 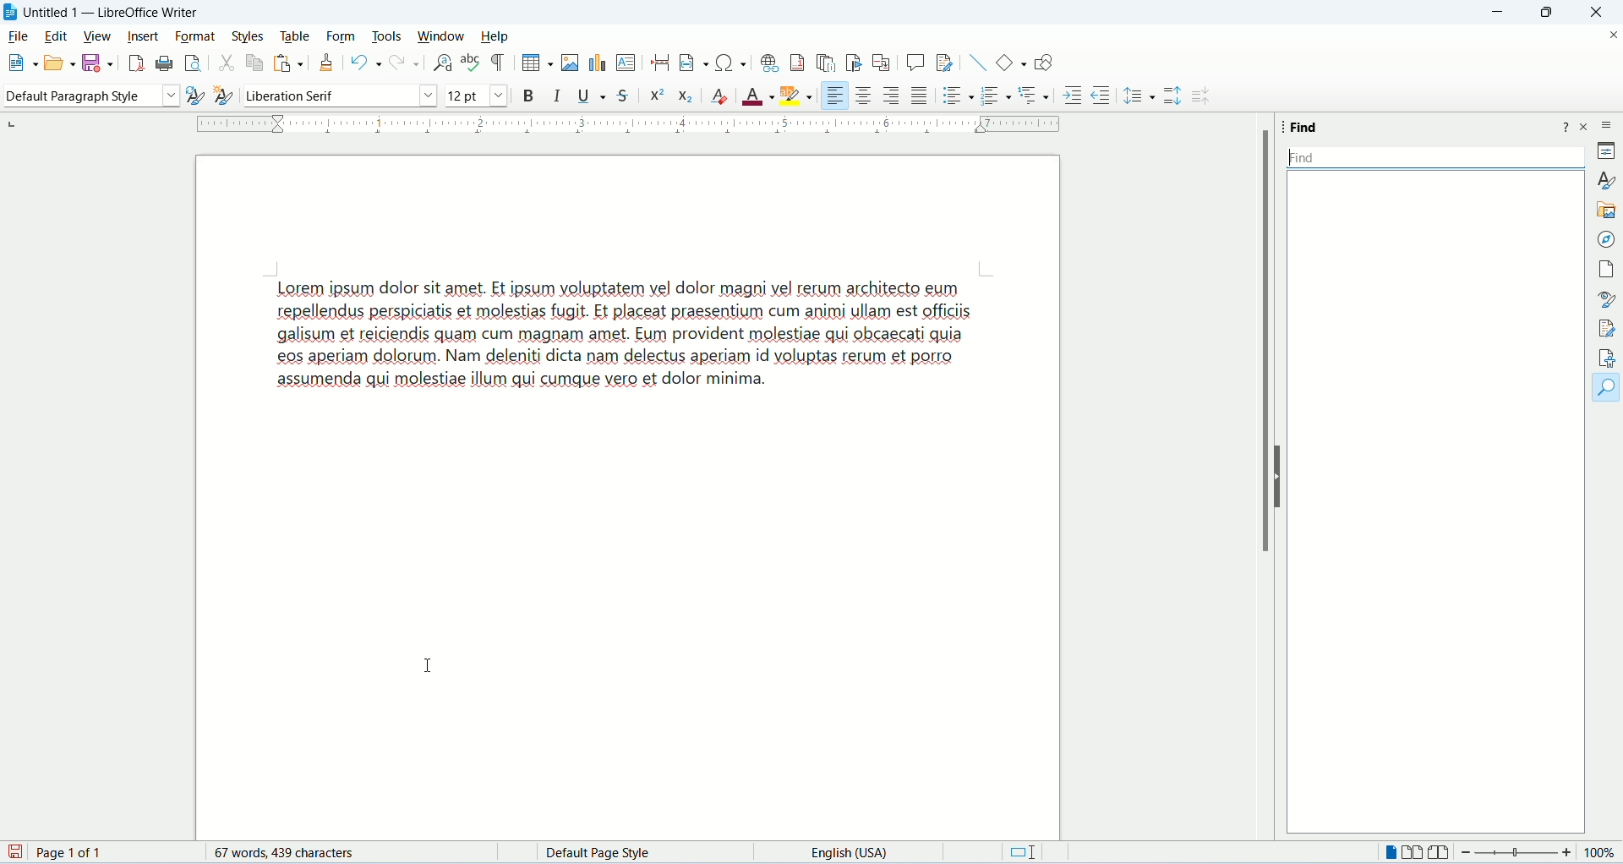 What do you see at coordinates (1609, 38) in the screenshot?
I see `close` at bounding box center [1609, 38].